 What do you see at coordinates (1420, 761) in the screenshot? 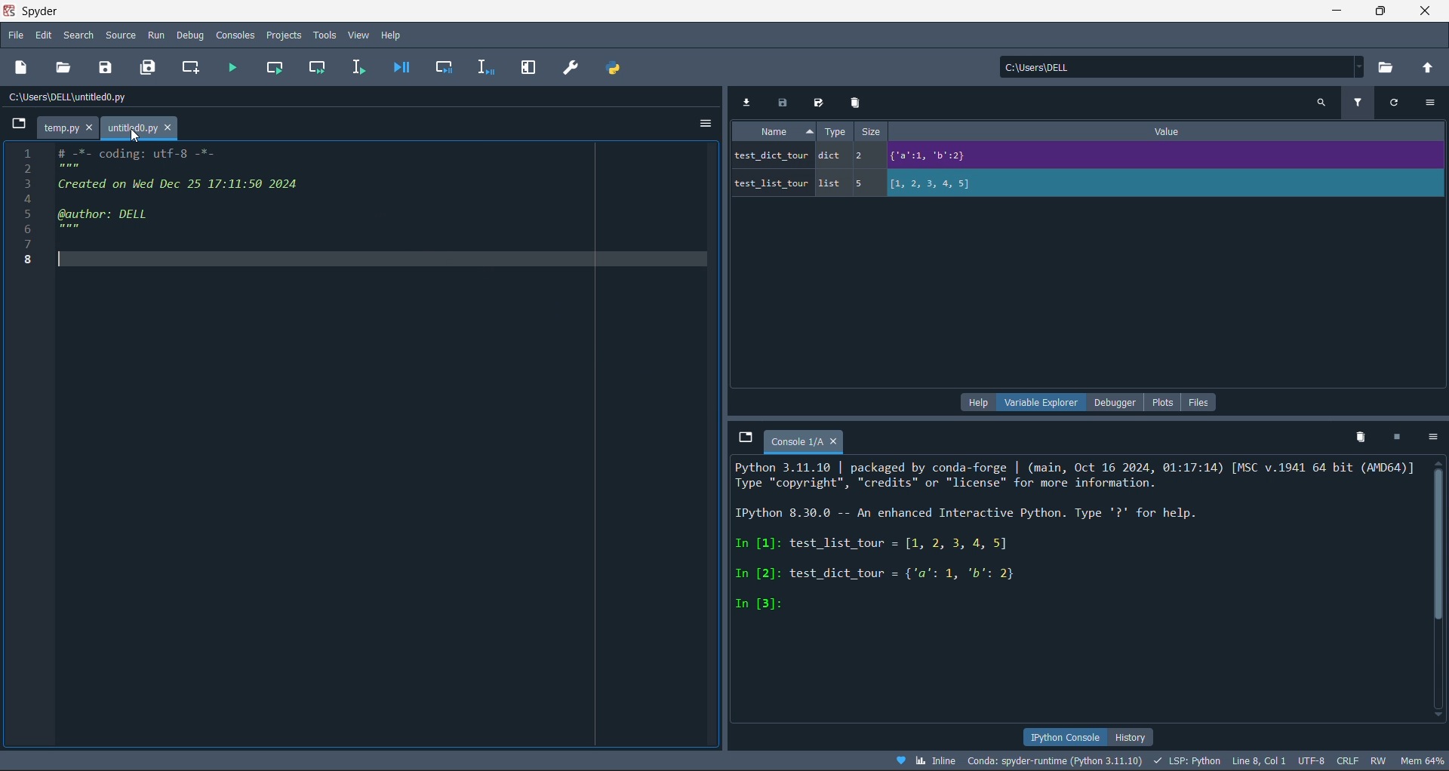
I see `Mem 64%` at bounding box center [1420, 761].